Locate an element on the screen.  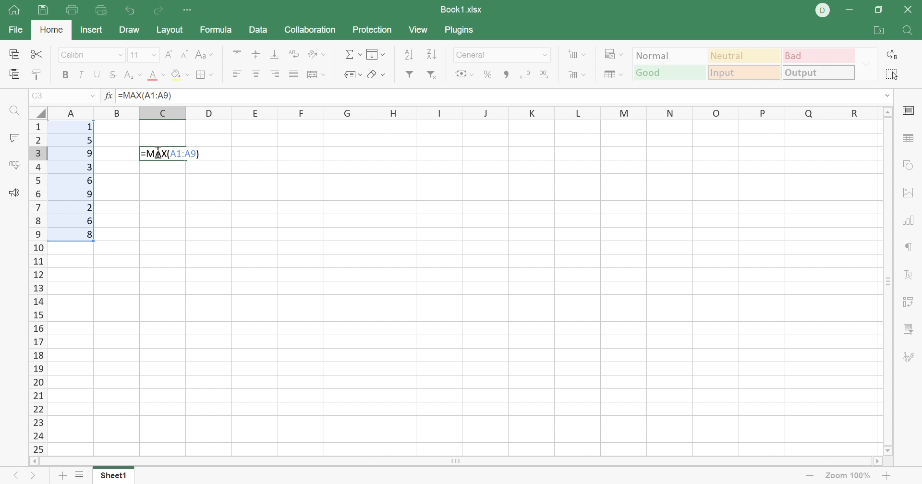
Increase decimal is located at coordinates (545, 73).